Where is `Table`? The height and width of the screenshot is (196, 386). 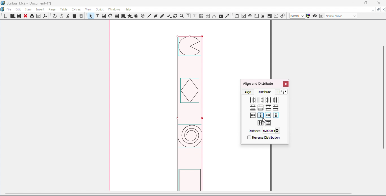 Table is located at coordinates (116, 16).